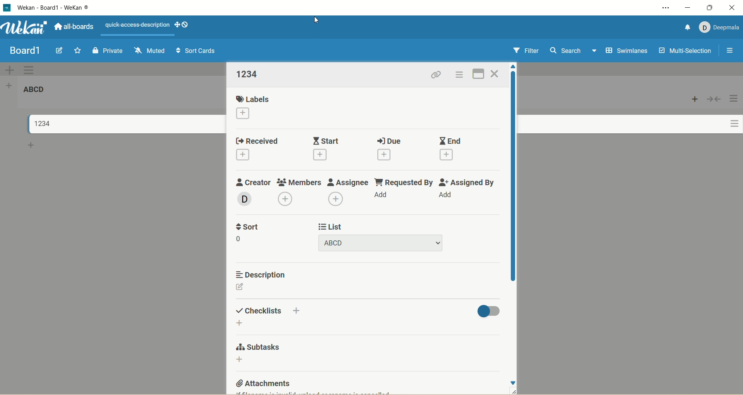 The image size is (743, 395). What do you see at coordinates (489, 311) in the screenshot?
I see `toggle key` at bounding box center [489, 311].